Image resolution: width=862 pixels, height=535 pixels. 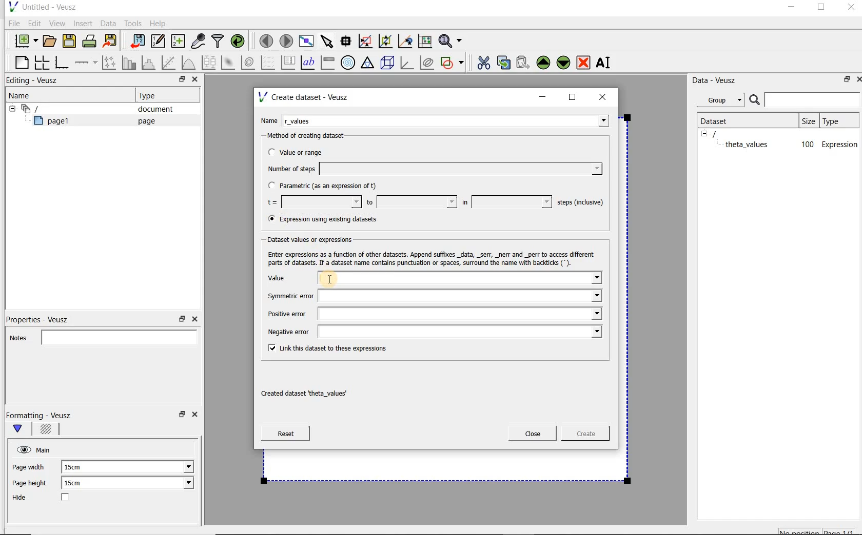 I want to click on Move the selected widget up, so click(x=543, y=63).